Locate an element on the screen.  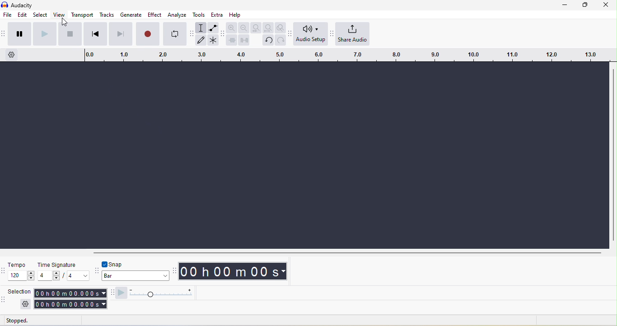
close is located at coordinates (606, 5).